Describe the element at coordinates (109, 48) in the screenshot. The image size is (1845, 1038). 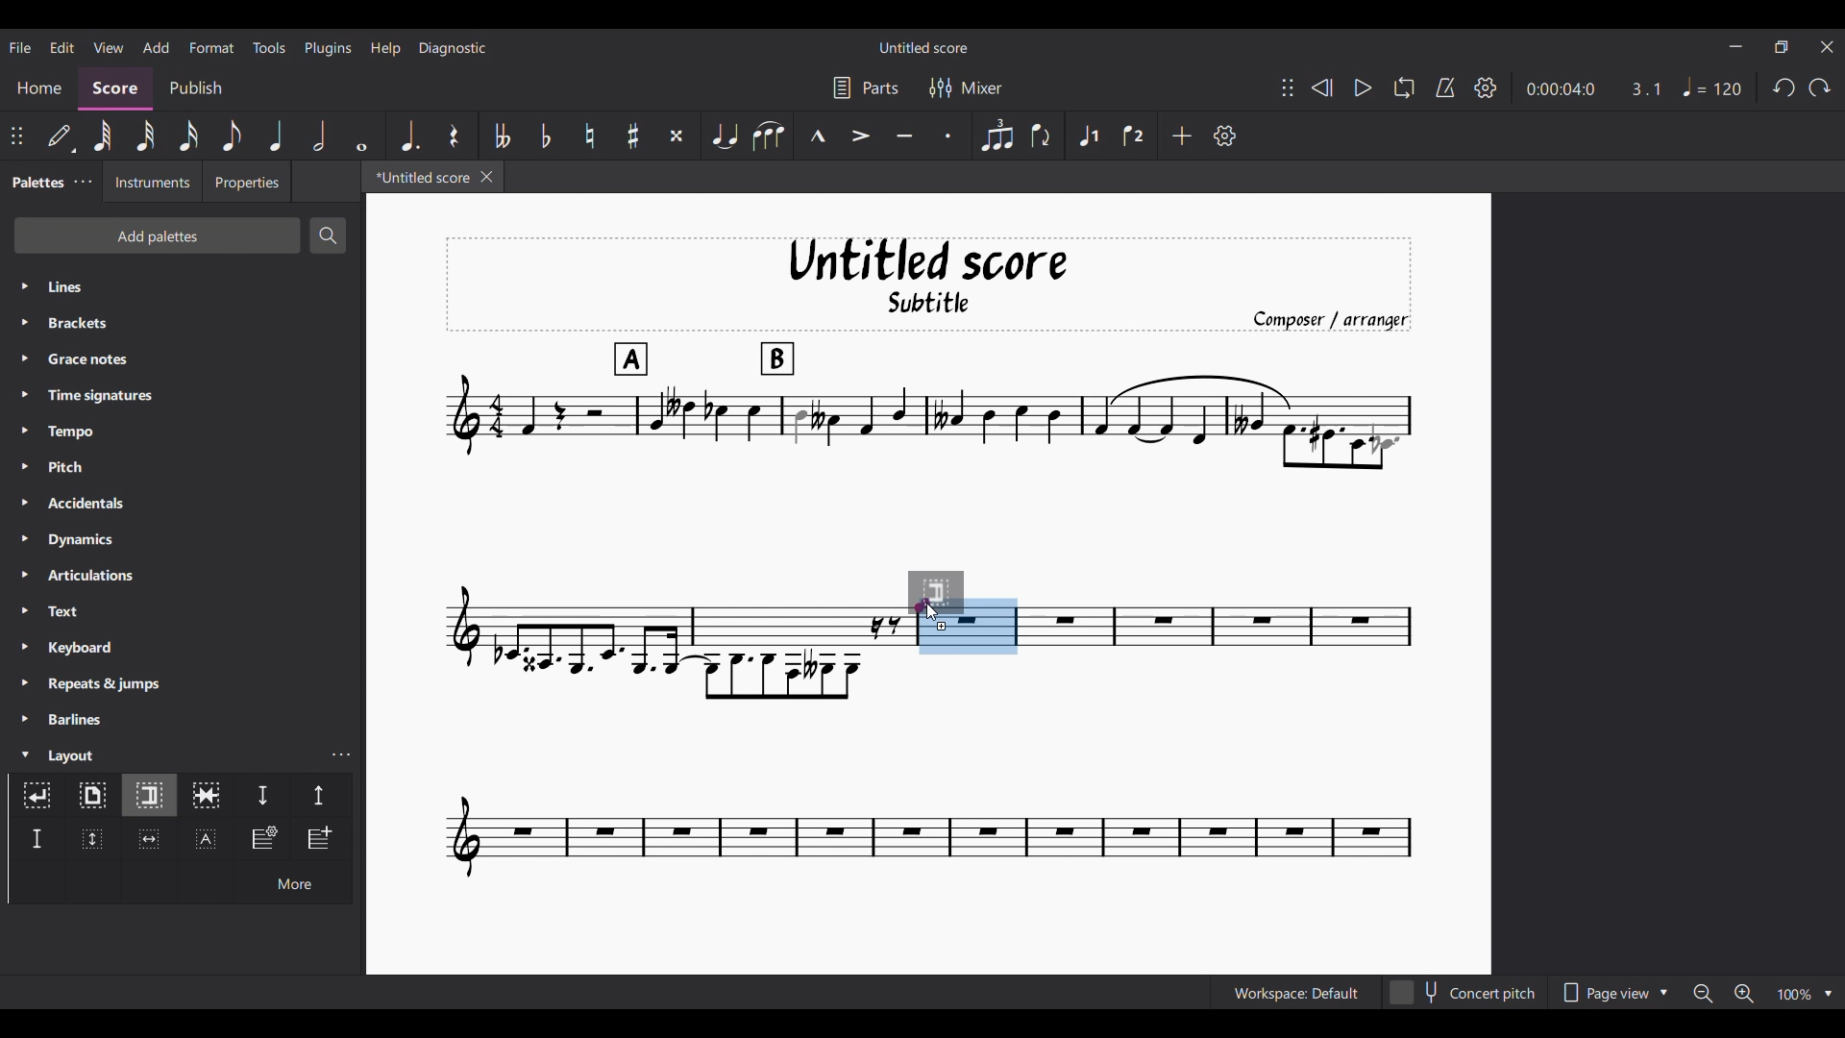
I see `View menu` at that location.